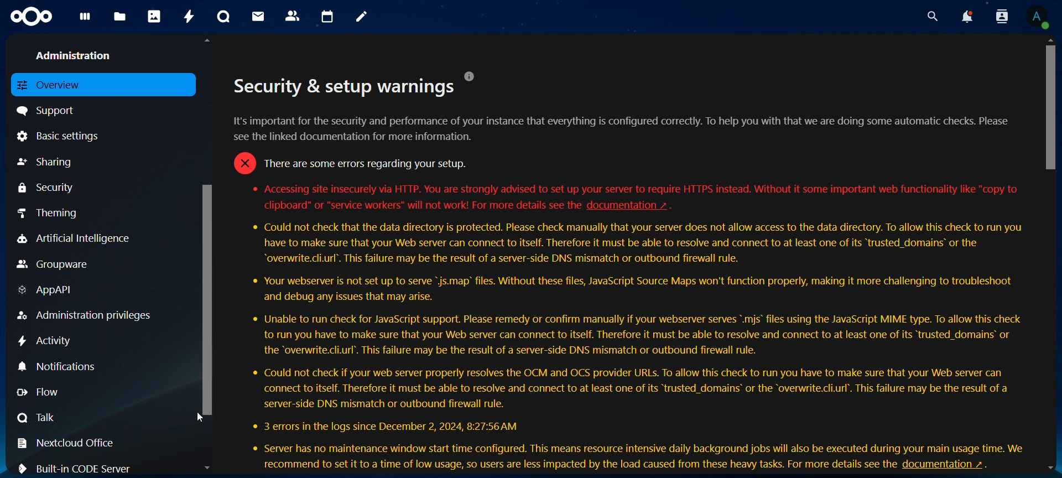  I want to click on security, so click(48, 188).